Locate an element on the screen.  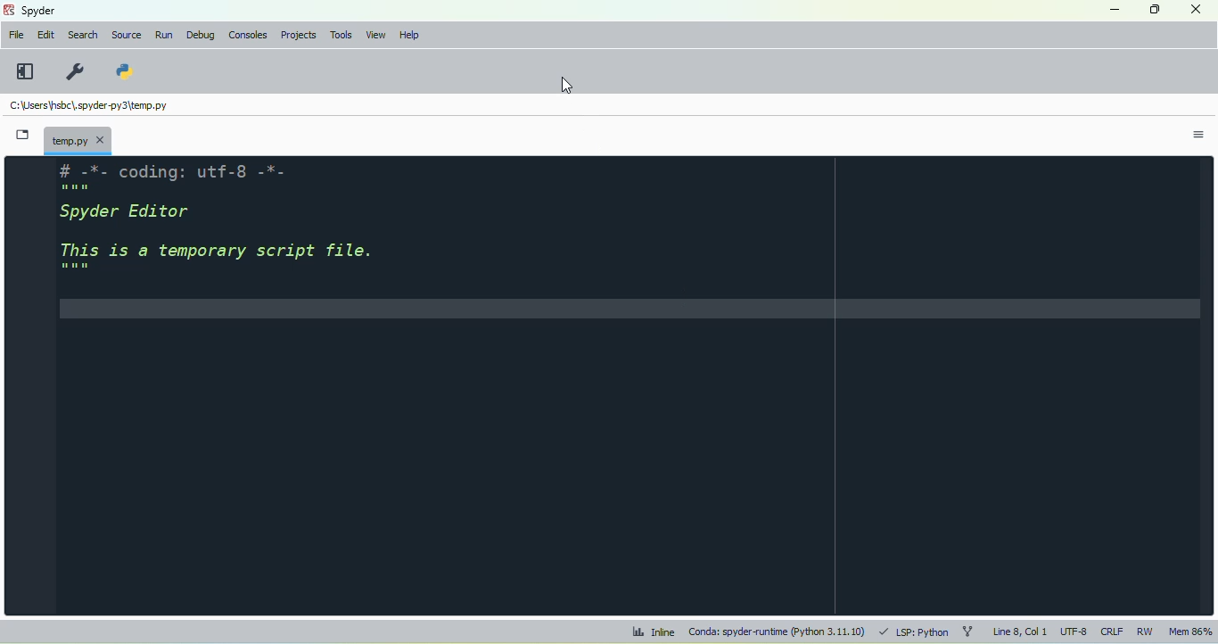
preferences  is located at coordinates (73, 70).